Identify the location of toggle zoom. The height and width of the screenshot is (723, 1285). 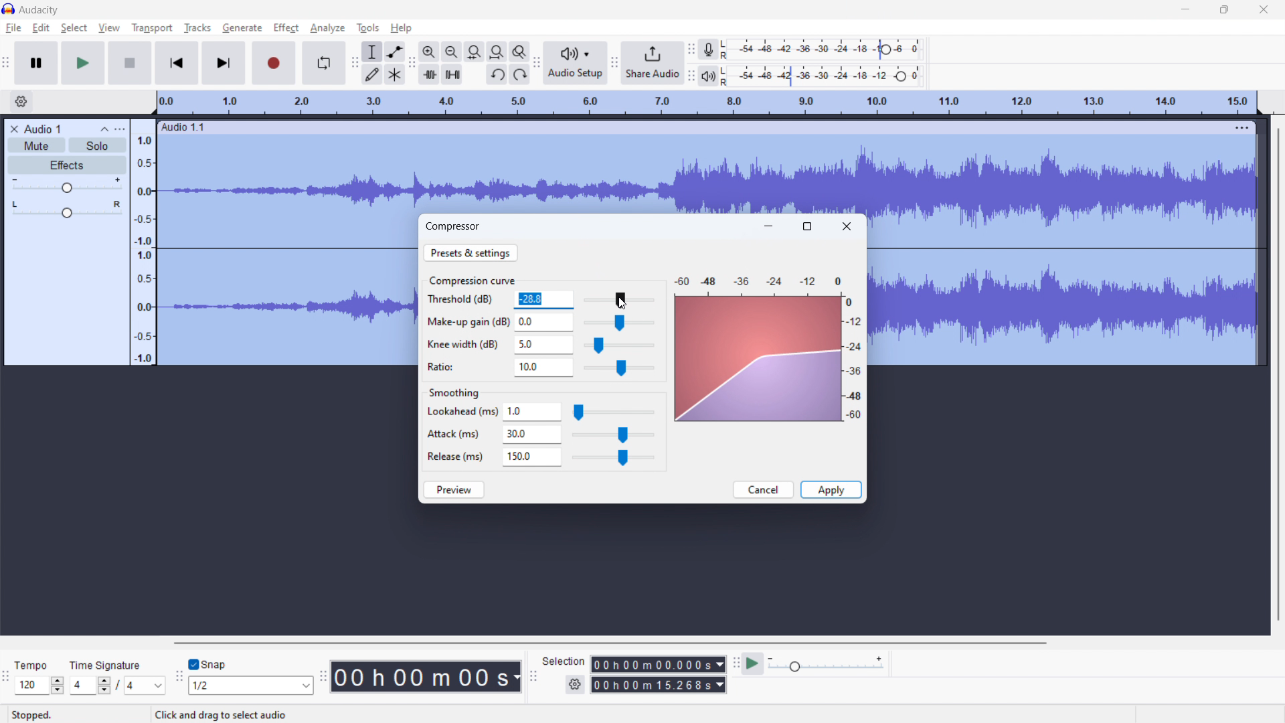
(520, 52).